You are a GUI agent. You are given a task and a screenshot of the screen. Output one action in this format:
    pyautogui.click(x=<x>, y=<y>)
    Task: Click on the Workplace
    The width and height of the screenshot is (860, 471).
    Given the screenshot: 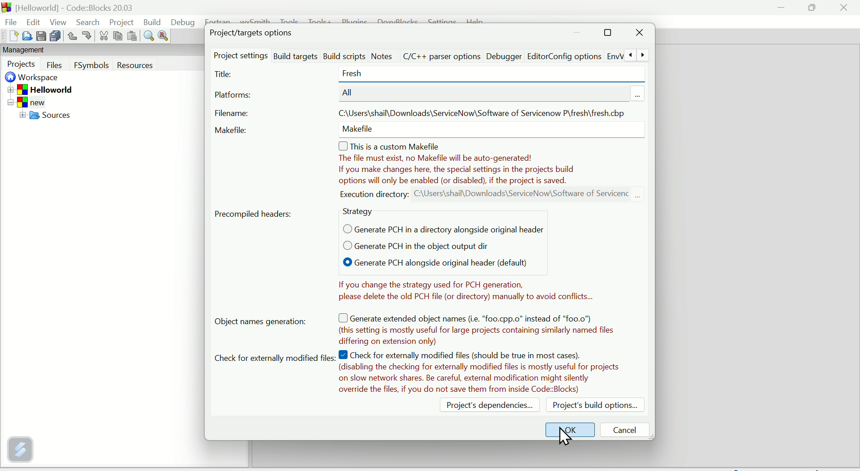 What is the action you would take?
    pyautogui.click(x=35, y=78)
    